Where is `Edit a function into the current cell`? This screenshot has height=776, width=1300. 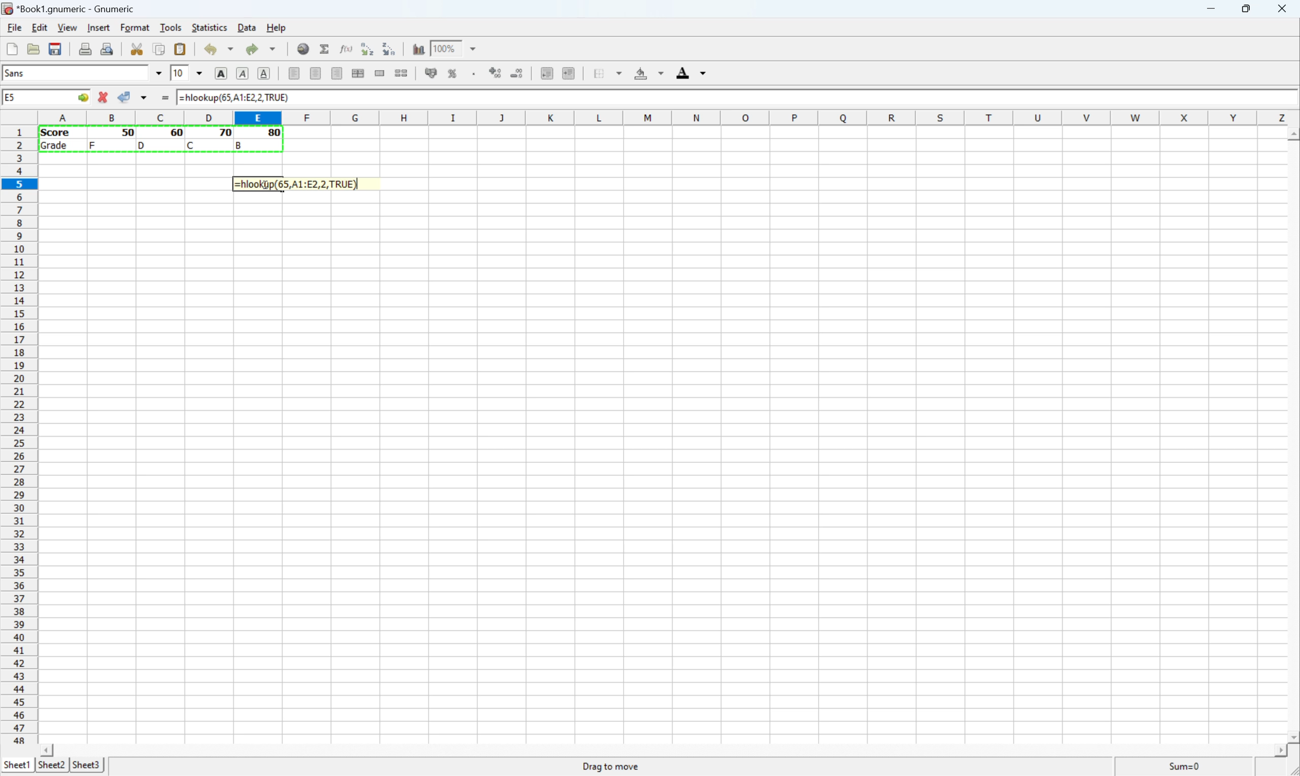 Edit a function into the current cell is located at coordinates (344, 48).